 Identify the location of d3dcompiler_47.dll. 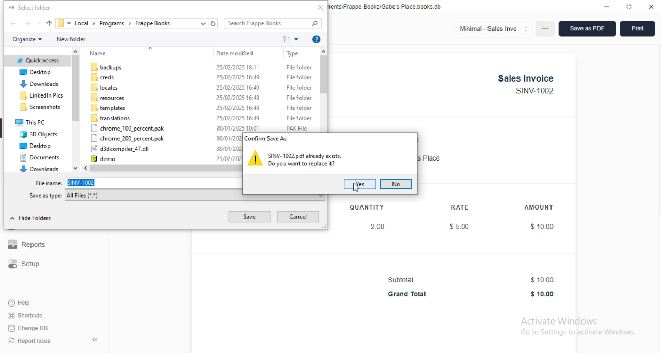
(120, 148).